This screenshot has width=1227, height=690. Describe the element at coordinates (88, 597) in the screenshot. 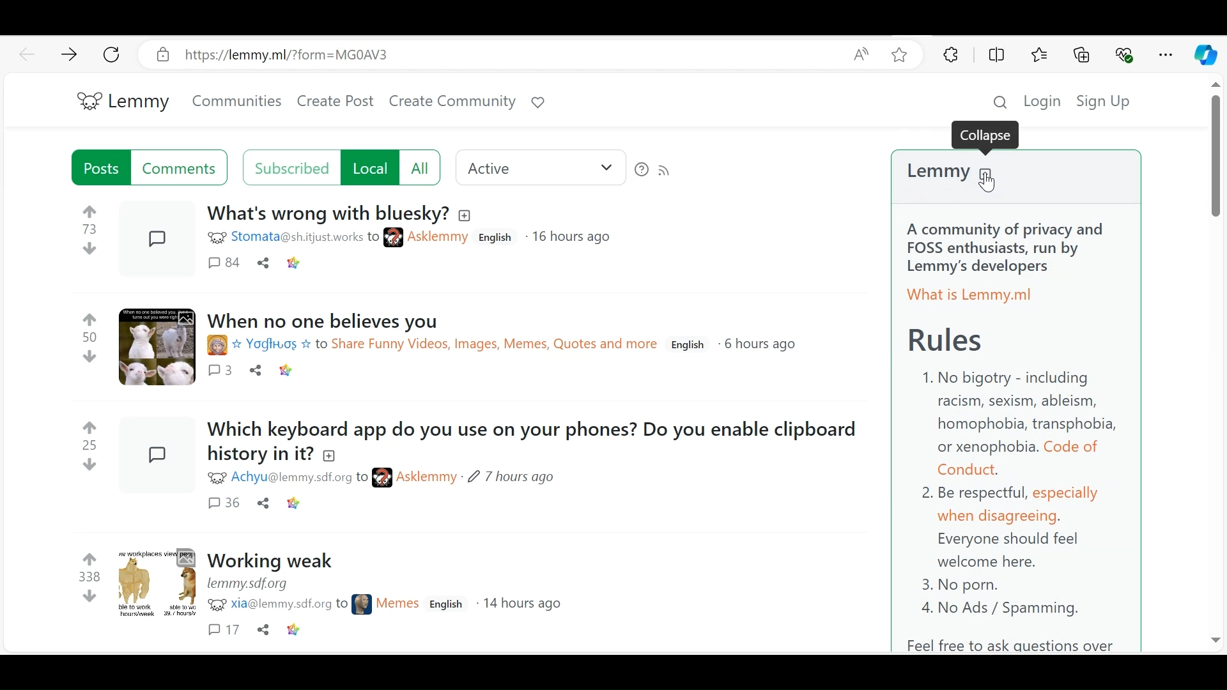

I see `downvotes` at that location.